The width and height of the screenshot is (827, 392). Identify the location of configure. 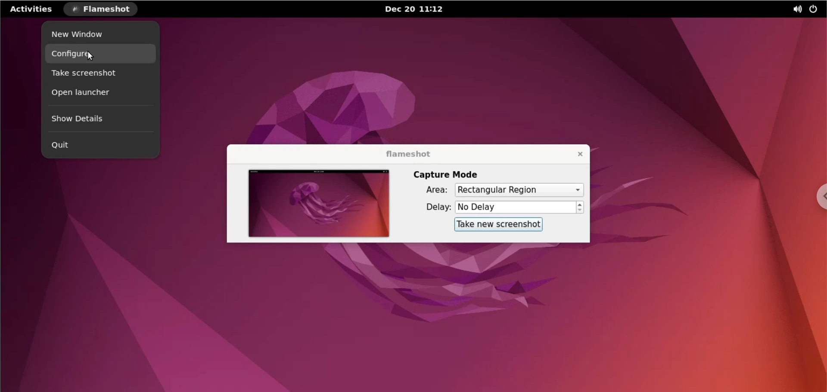
(103, 55).